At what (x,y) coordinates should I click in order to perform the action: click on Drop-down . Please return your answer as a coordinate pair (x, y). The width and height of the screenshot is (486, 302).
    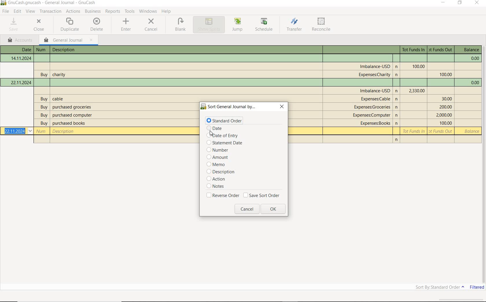
    Looking at the image, I should click on (30, 131).